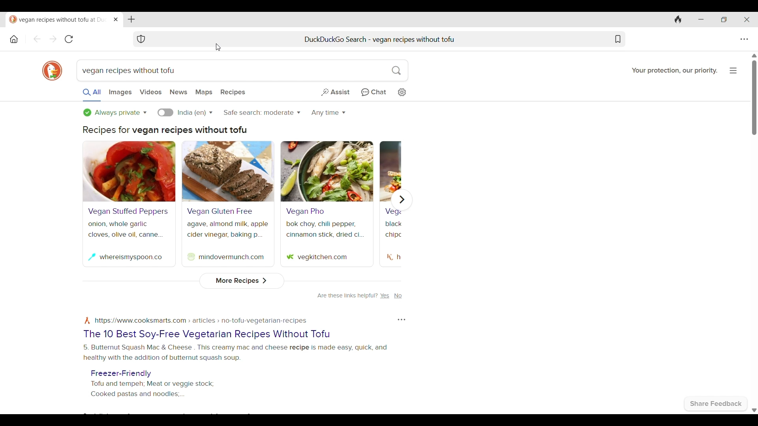  I want to click on Search within specific duration, so click(328, 113).